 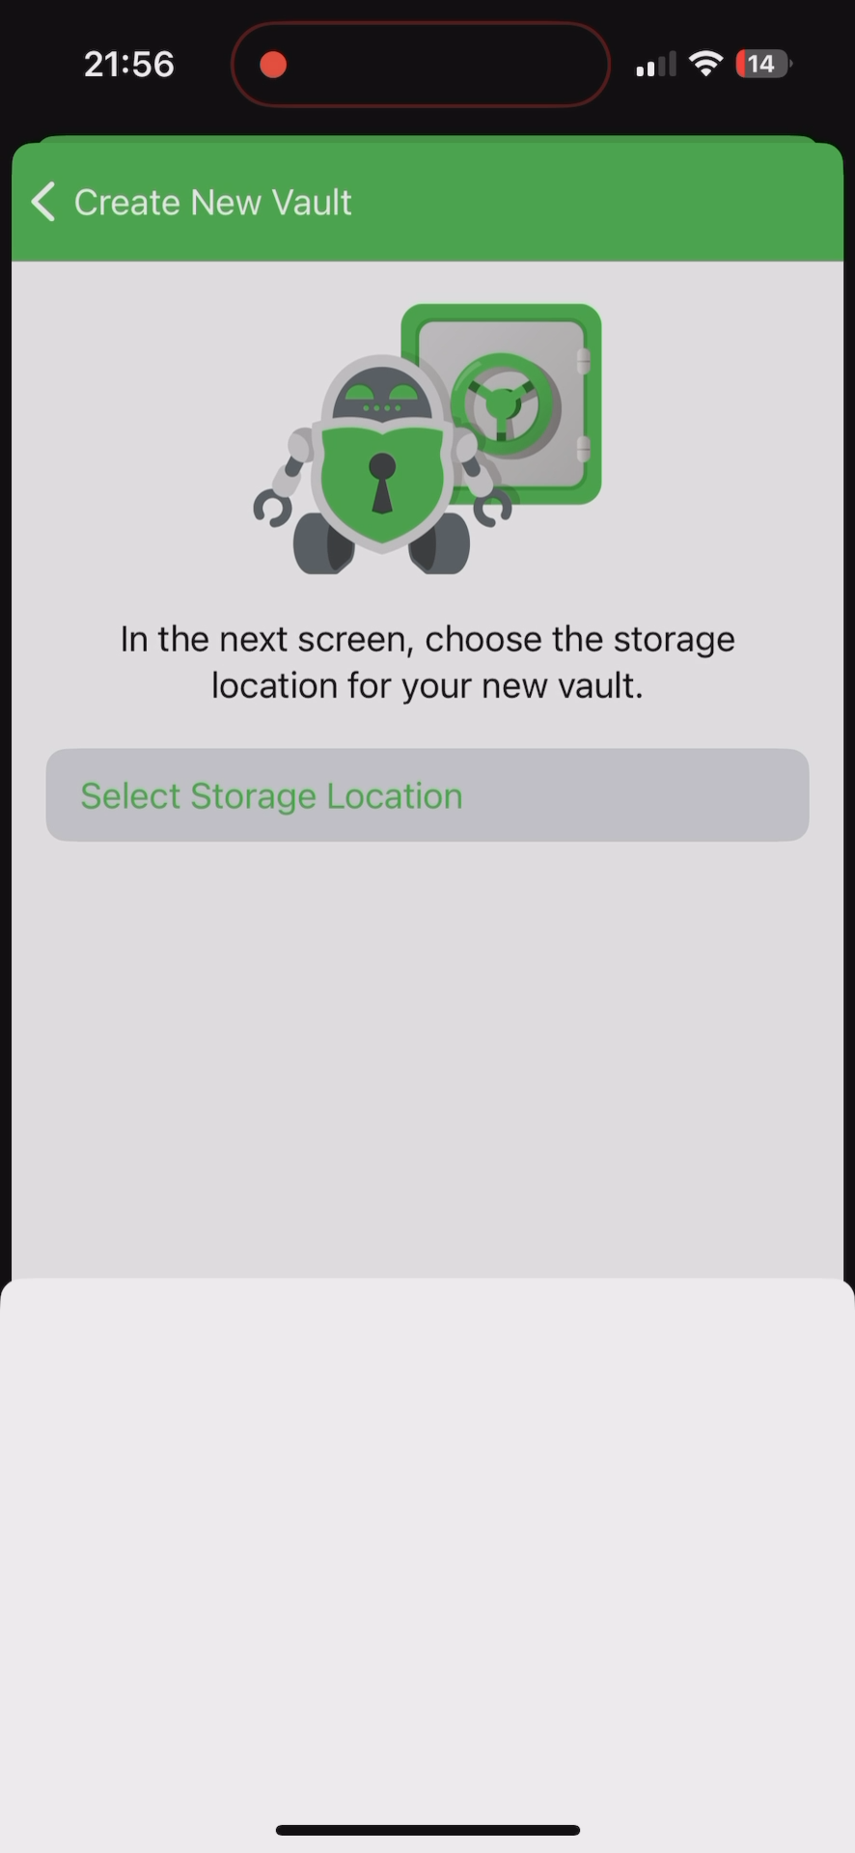 What do you see at coordinates (198, 206) in the screenshot?
I see `create new vault` at bounding box center [198, 206].